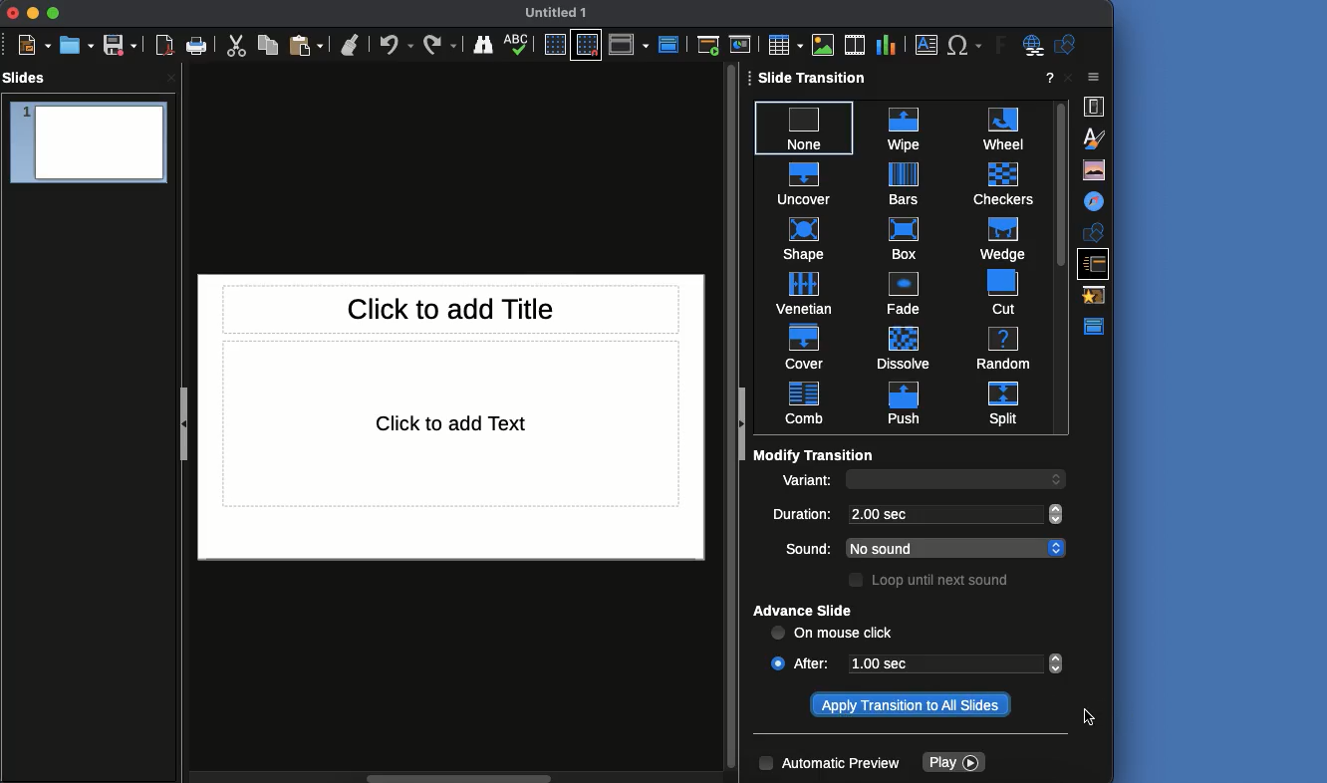 Image resolution: width=1327 pixels, height=783 pixels. I want to click on After, so click(816, 662).